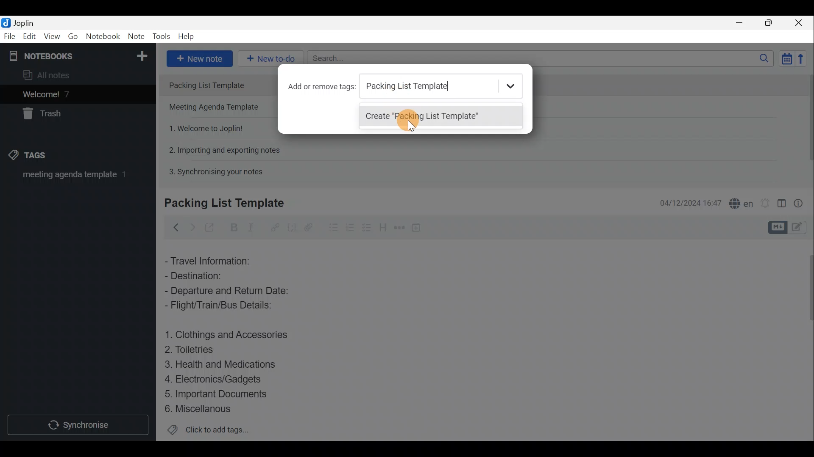 The height and width of the screenshot is (457, 814). What do you see at coordinates (217, 108) in the screenshot?
I see `Note 2` at bounding box center [217, 108].